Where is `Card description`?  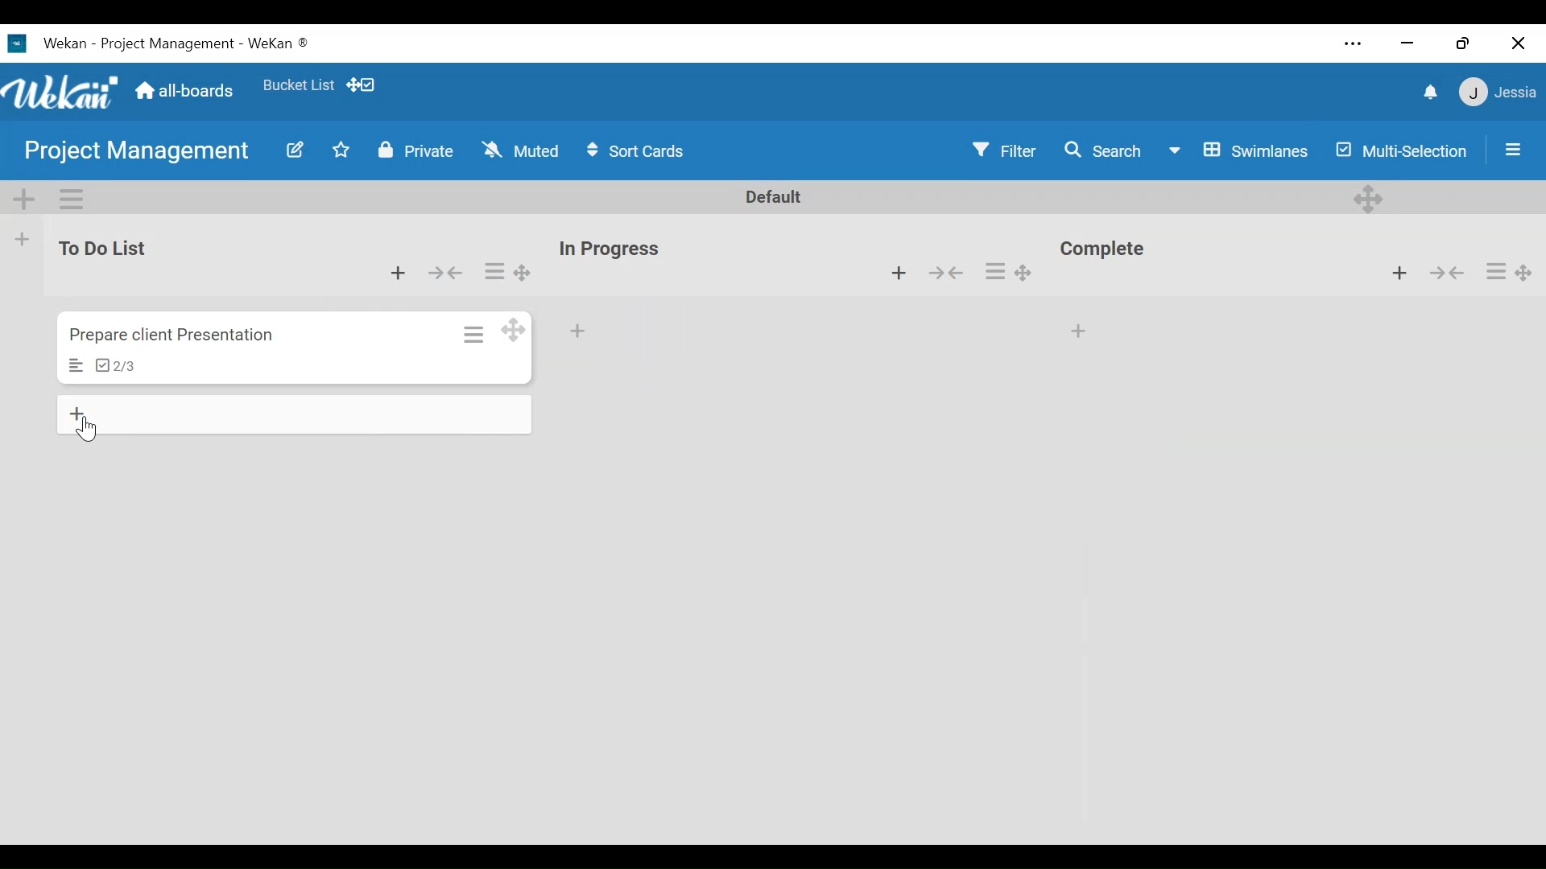 Card description is located at coordinates (76, 366).